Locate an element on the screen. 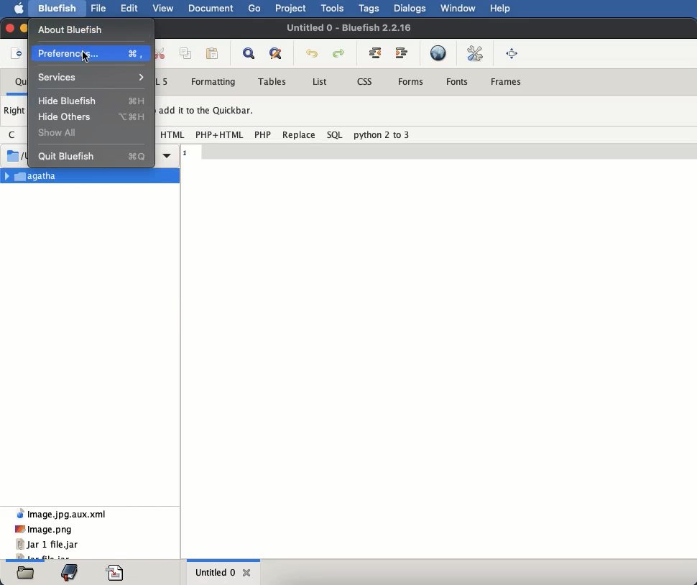 This screenshot has height=585, width=697. users Agatha is located at coordinates (17, 155).